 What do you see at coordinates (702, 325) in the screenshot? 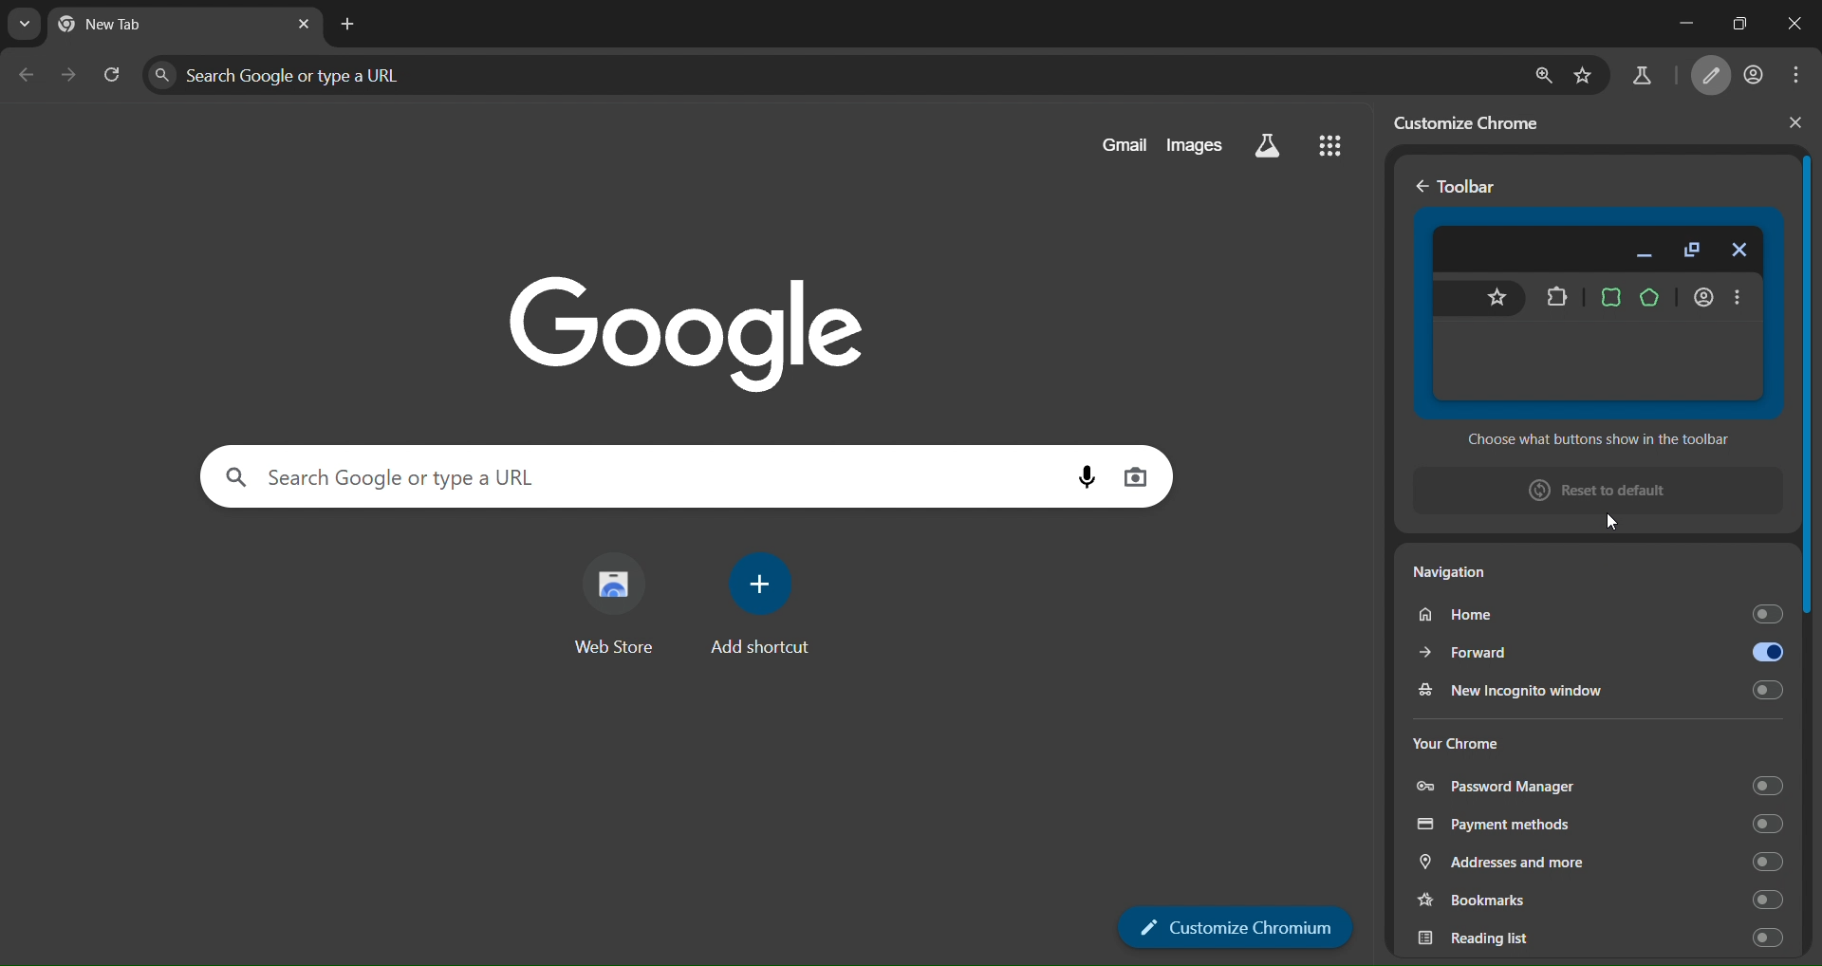
I see `image with google text` at bounding box center [702, 325].